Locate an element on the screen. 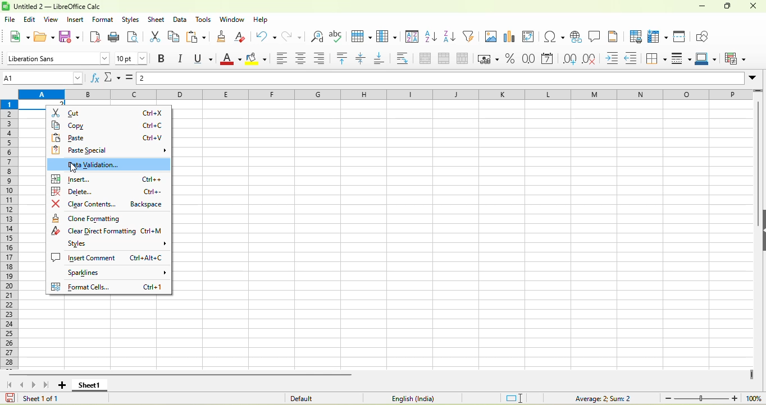 This screenshot has width=766, height=405. insert is located at coordinates (77, 20).